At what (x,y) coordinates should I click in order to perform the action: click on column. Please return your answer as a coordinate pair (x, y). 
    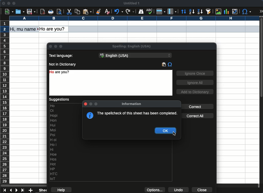
    Looking at the image, I should click on (134, 18).